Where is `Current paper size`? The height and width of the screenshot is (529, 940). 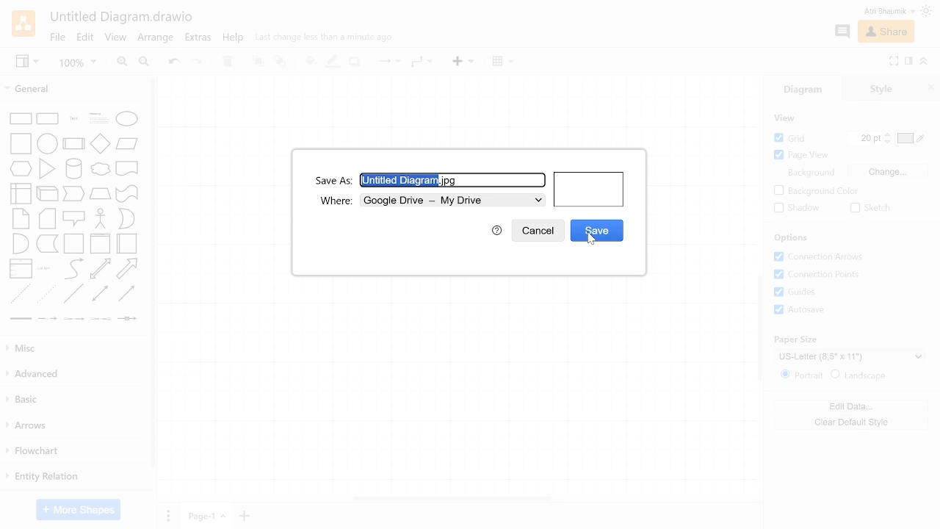 Current paper size is located at coordinates (852, 356).